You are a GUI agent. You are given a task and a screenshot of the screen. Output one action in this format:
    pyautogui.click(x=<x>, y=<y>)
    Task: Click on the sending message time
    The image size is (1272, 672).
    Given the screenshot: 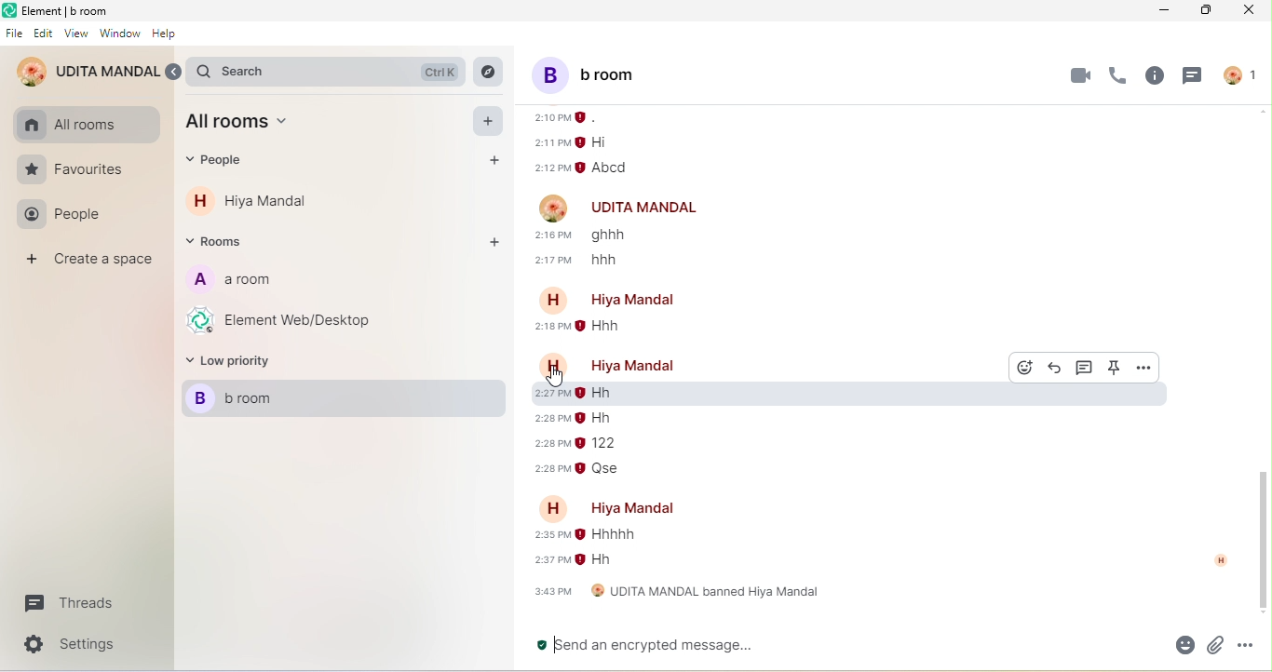 What is the action you would take?
    pyautogui.click(x=550, y=396)
    